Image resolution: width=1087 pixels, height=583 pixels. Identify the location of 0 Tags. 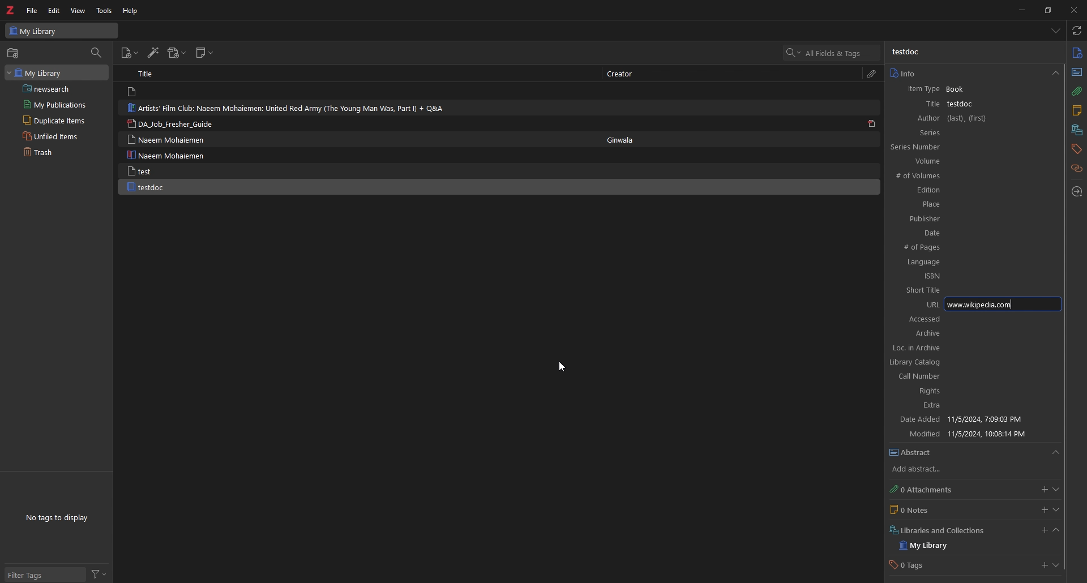
(915, 565).